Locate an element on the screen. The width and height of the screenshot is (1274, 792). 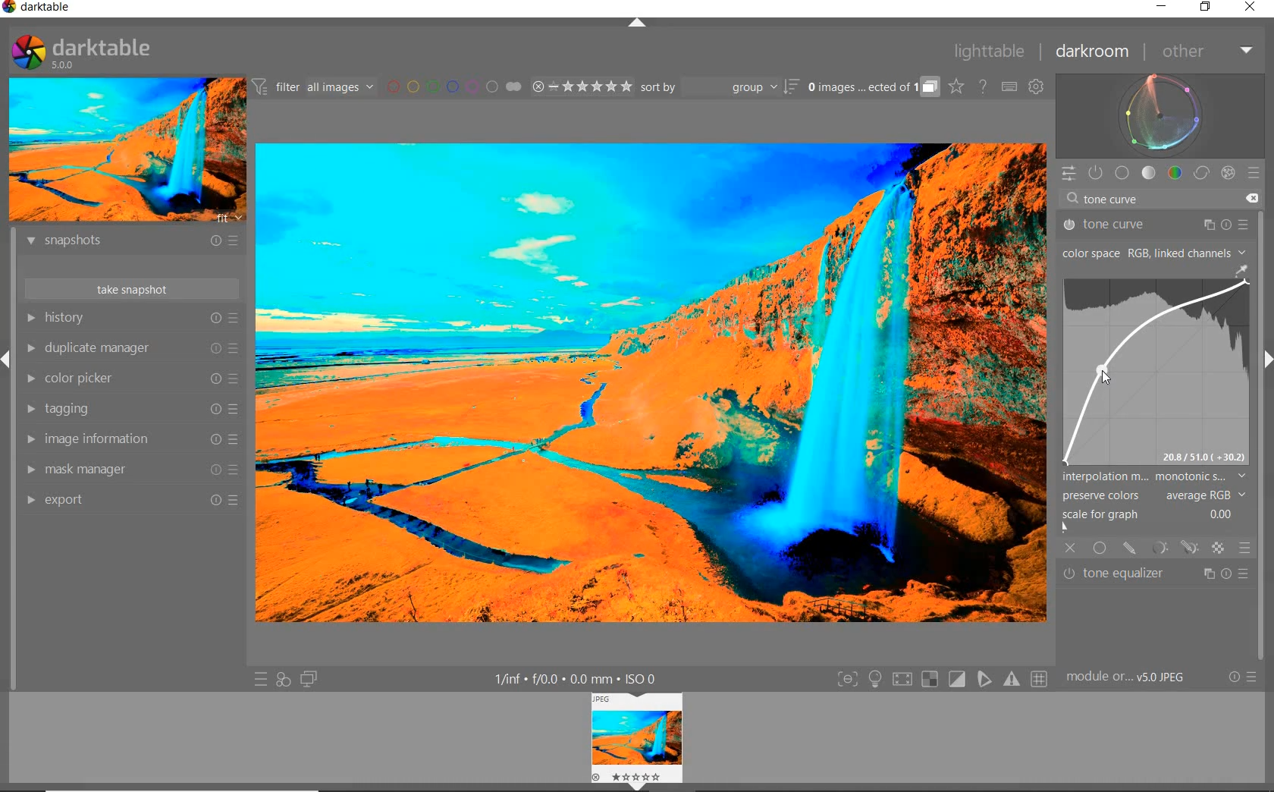
CLICK TO CHANGE THE OVERLAYS SHOWN ON THUMBNAILS is located at coordinates (957, 86).